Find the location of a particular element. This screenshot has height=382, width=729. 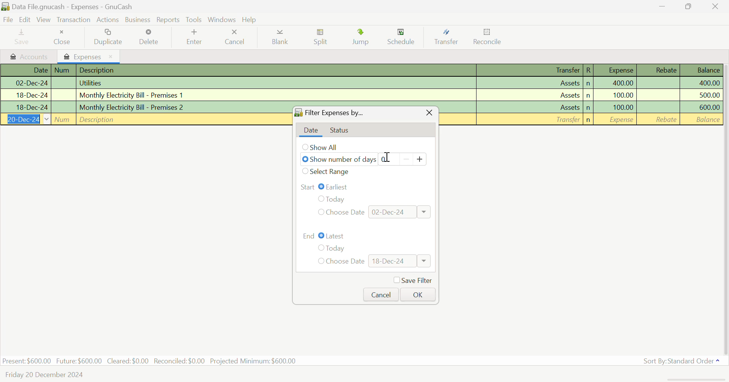

Cleared is located at coordinates (128, 361).